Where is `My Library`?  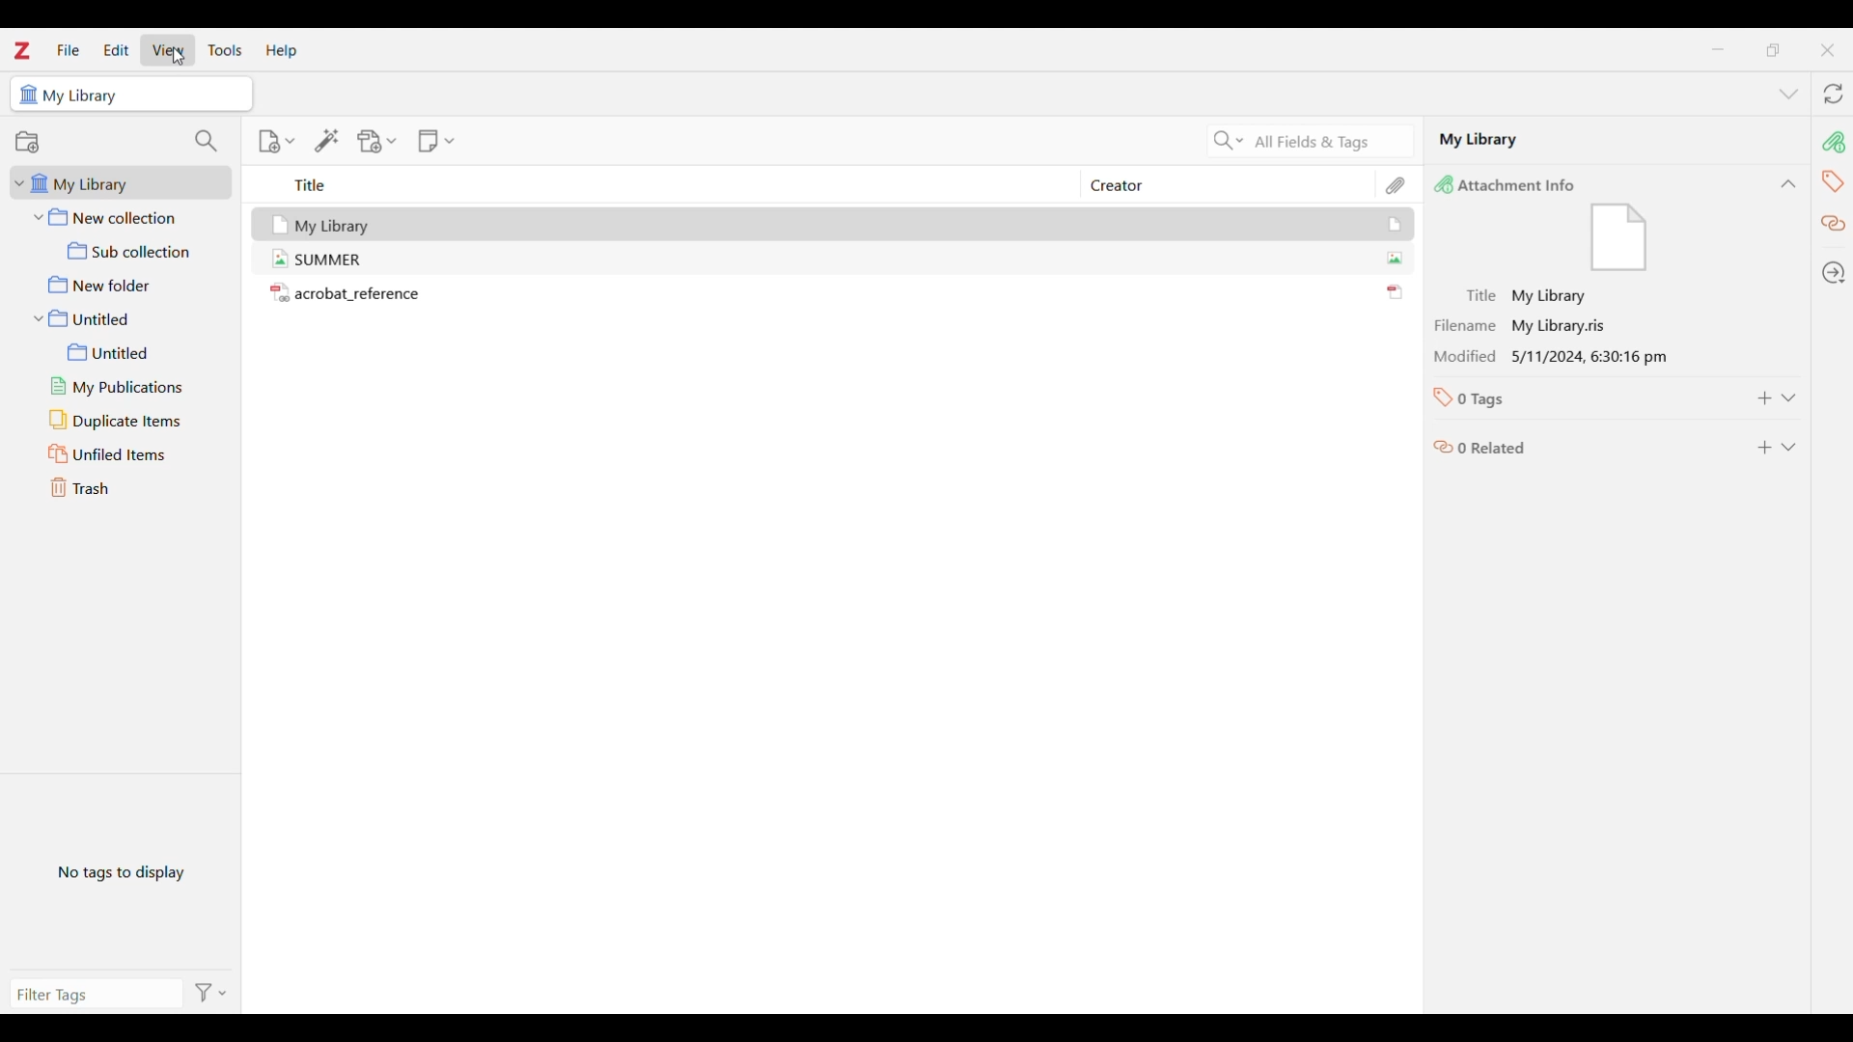
My Library is located at coordinates (345, 224).